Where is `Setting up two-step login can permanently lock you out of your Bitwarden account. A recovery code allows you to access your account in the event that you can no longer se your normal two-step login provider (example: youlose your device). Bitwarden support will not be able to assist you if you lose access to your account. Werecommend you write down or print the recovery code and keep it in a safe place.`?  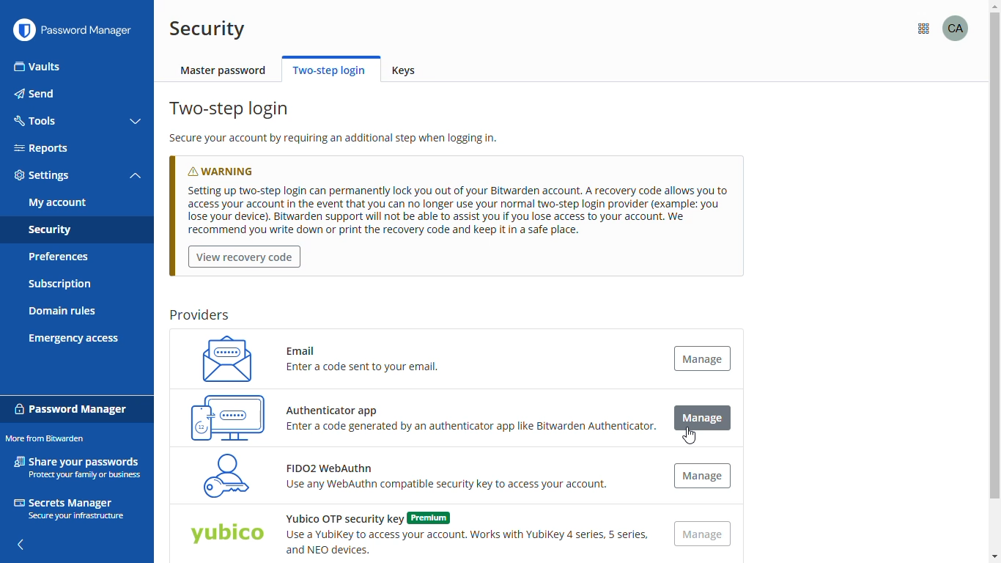
Setting up two-step login can permanently lock you out of your Bitwarden account. A recovery code allows you to access your account in the event that you can no longer se your normal two-step login provider (example: youlose your device). Bitwarden support will not be able to assist you if you lose access to your account. Werecommend you write down or print the recovery code and keep it in a safe place. is located at coordinates (453, 210).